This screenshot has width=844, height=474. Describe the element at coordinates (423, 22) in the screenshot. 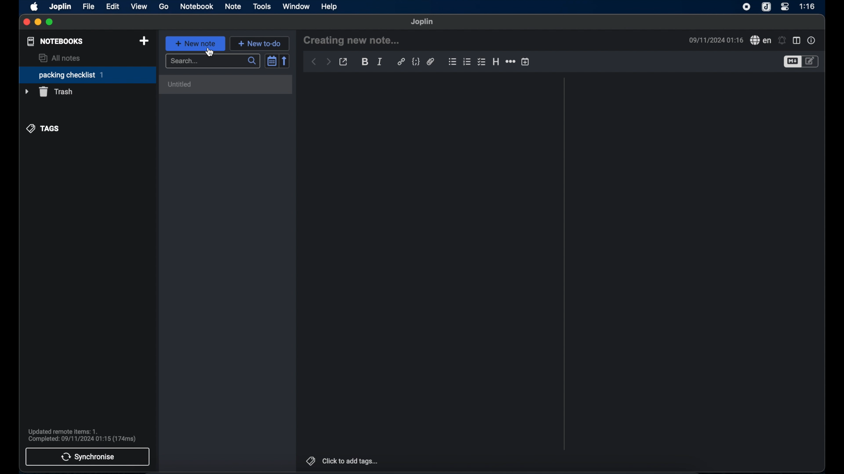

I see `joplin` at that location.